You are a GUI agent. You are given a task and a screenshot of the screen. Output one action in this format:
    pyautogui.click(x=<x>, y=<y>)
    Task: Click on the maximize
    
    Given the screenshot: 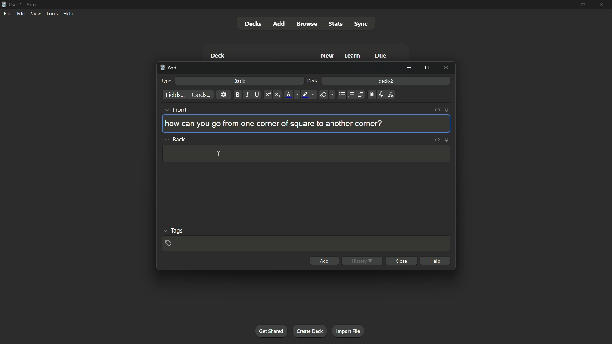 What is the action you would take?
    pyautogui.click(x=427, y=67)
    